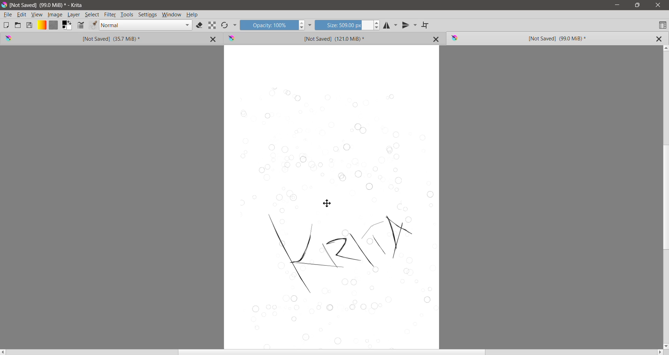 The image size is (669, 355). What do you see at coordinates (192, 15) in the screenshot?
I see `Help` at bounding box center [192, 15].